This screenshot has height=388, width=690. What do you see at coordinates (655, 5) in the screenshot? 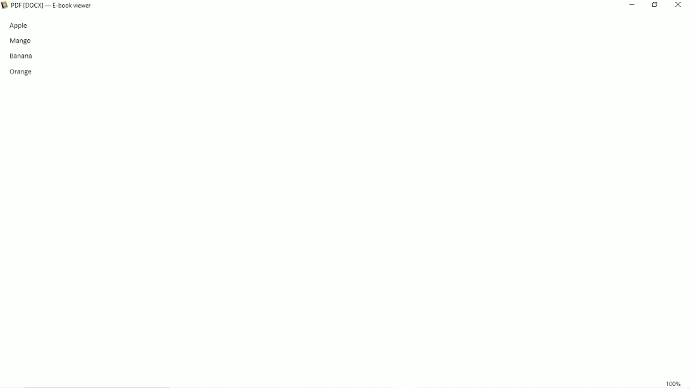
I see `Restore down` at bounding box center [655, 5].